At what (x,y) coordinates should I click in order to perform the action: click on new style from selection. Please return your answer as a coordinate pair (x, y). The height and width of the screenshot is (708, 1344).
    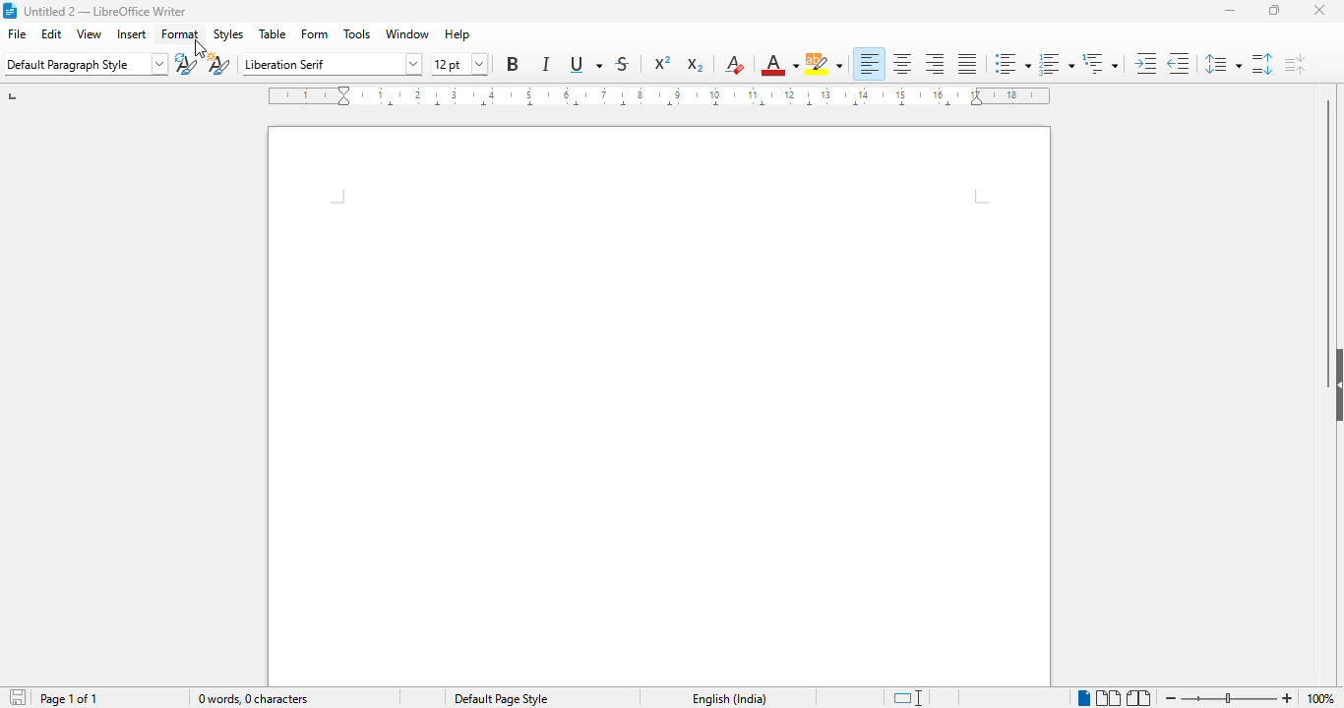
    Looking at the image, I should click on (220, 65).